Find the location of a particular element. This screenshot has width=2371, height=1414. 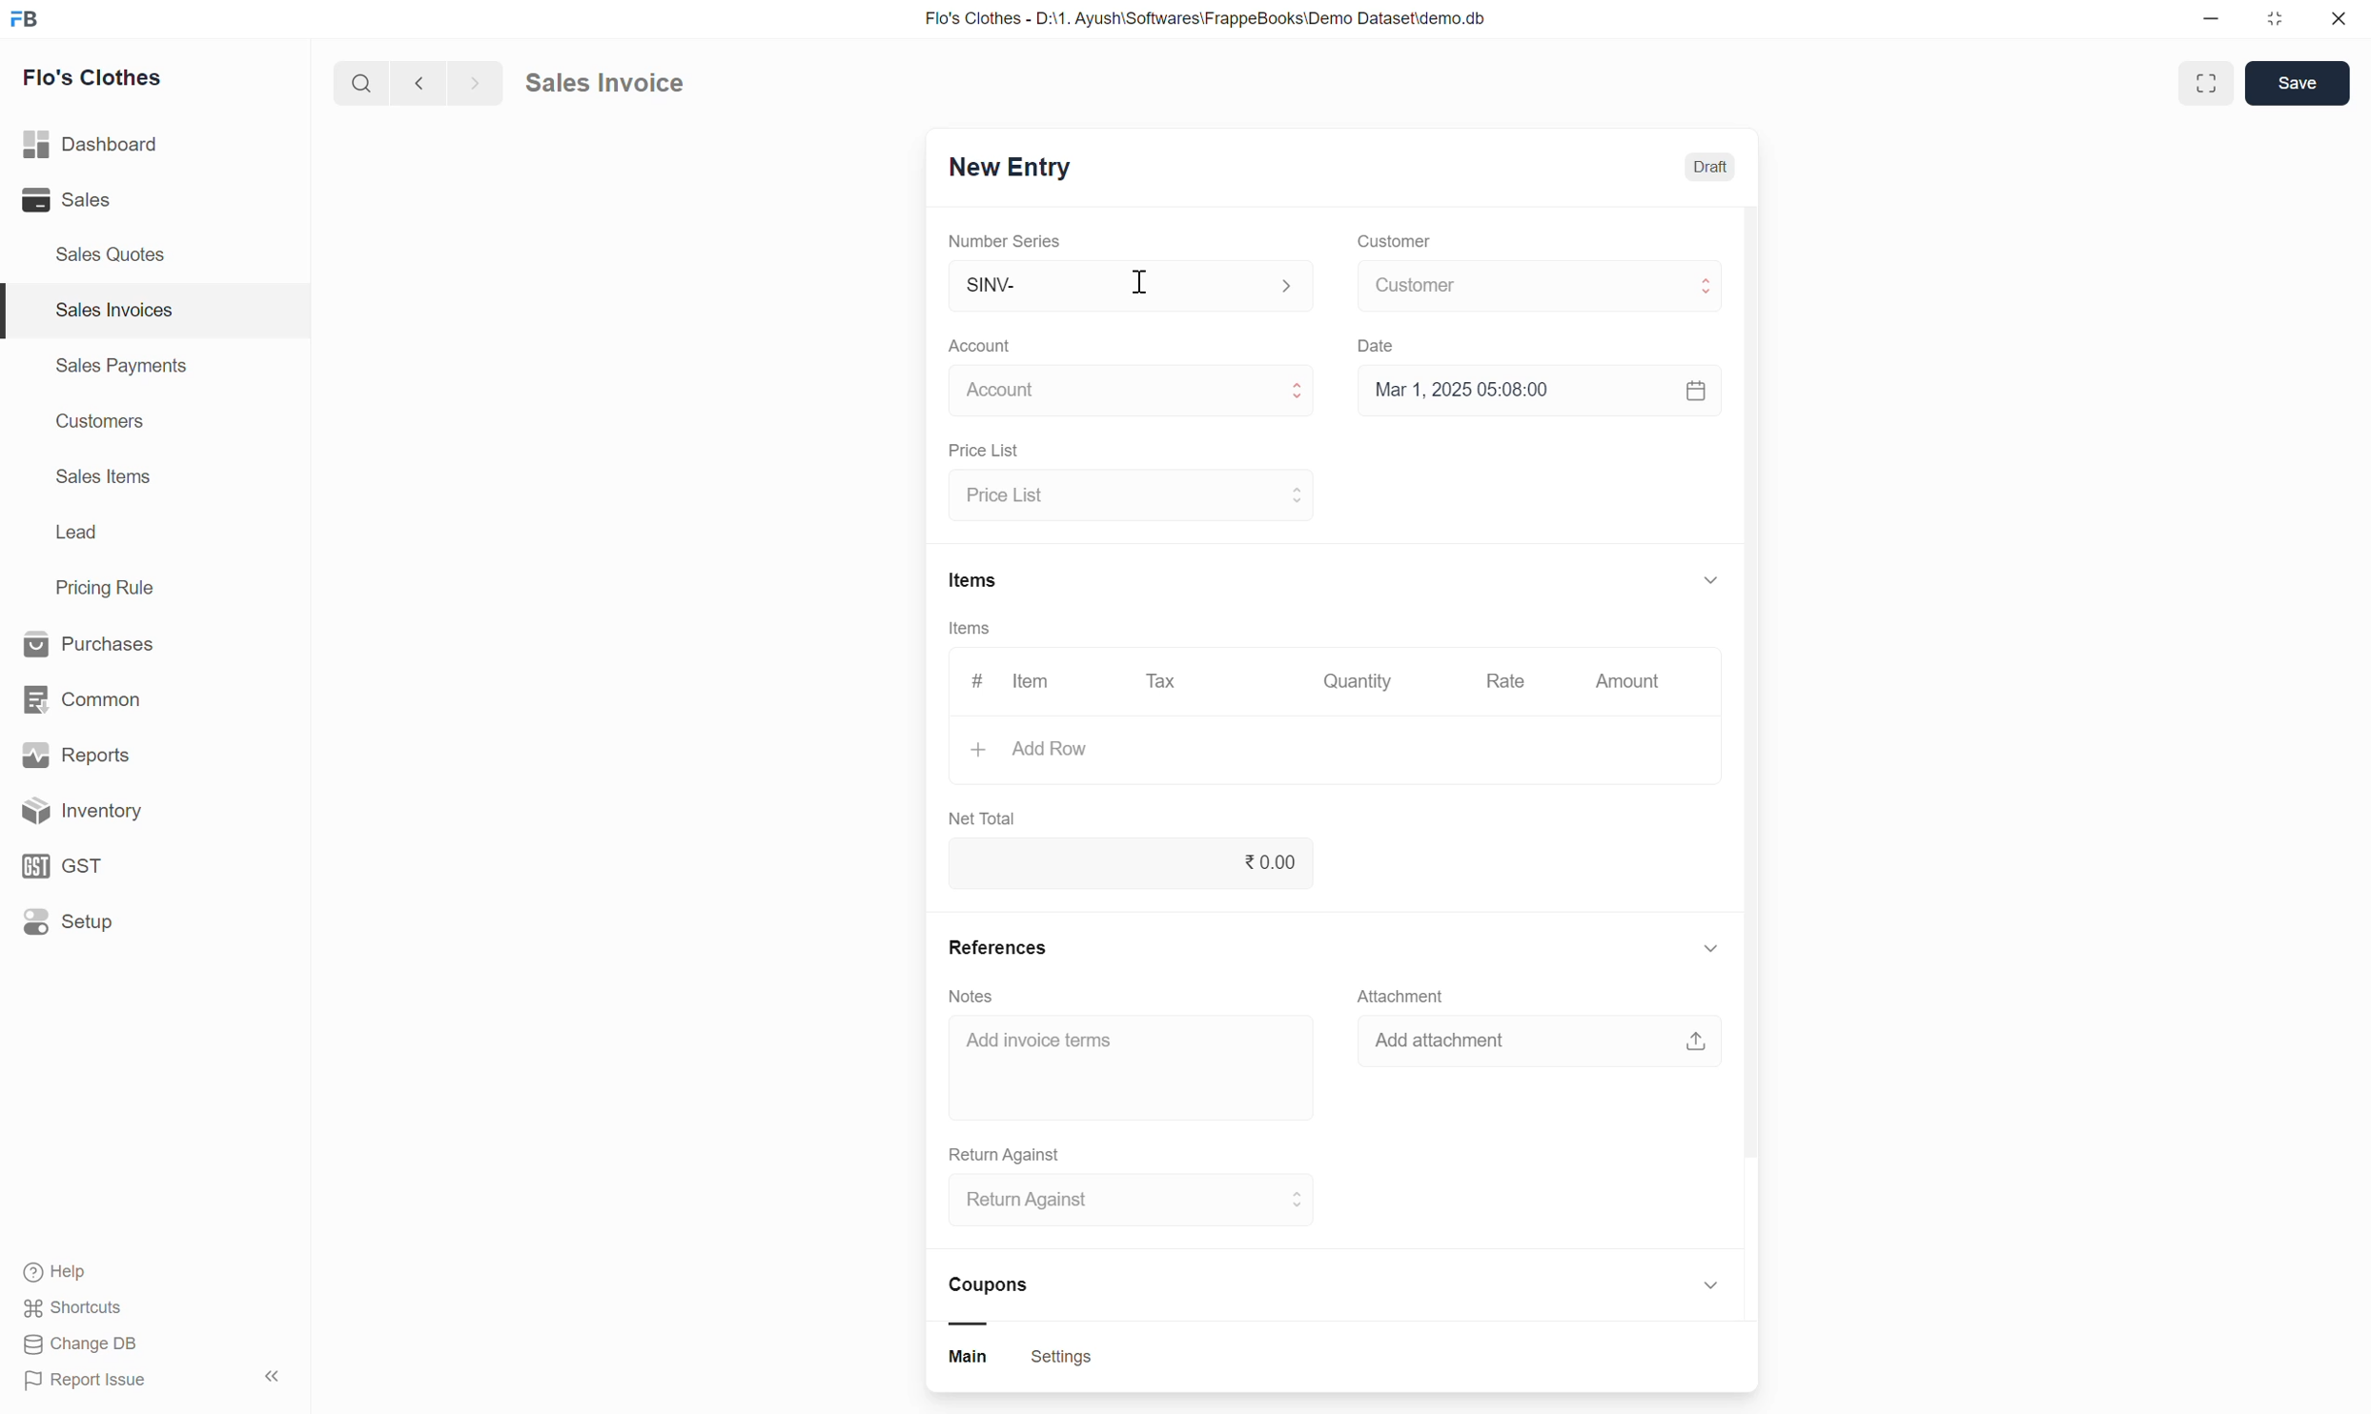

hide sidebar is located at coordinates (275, 1377).